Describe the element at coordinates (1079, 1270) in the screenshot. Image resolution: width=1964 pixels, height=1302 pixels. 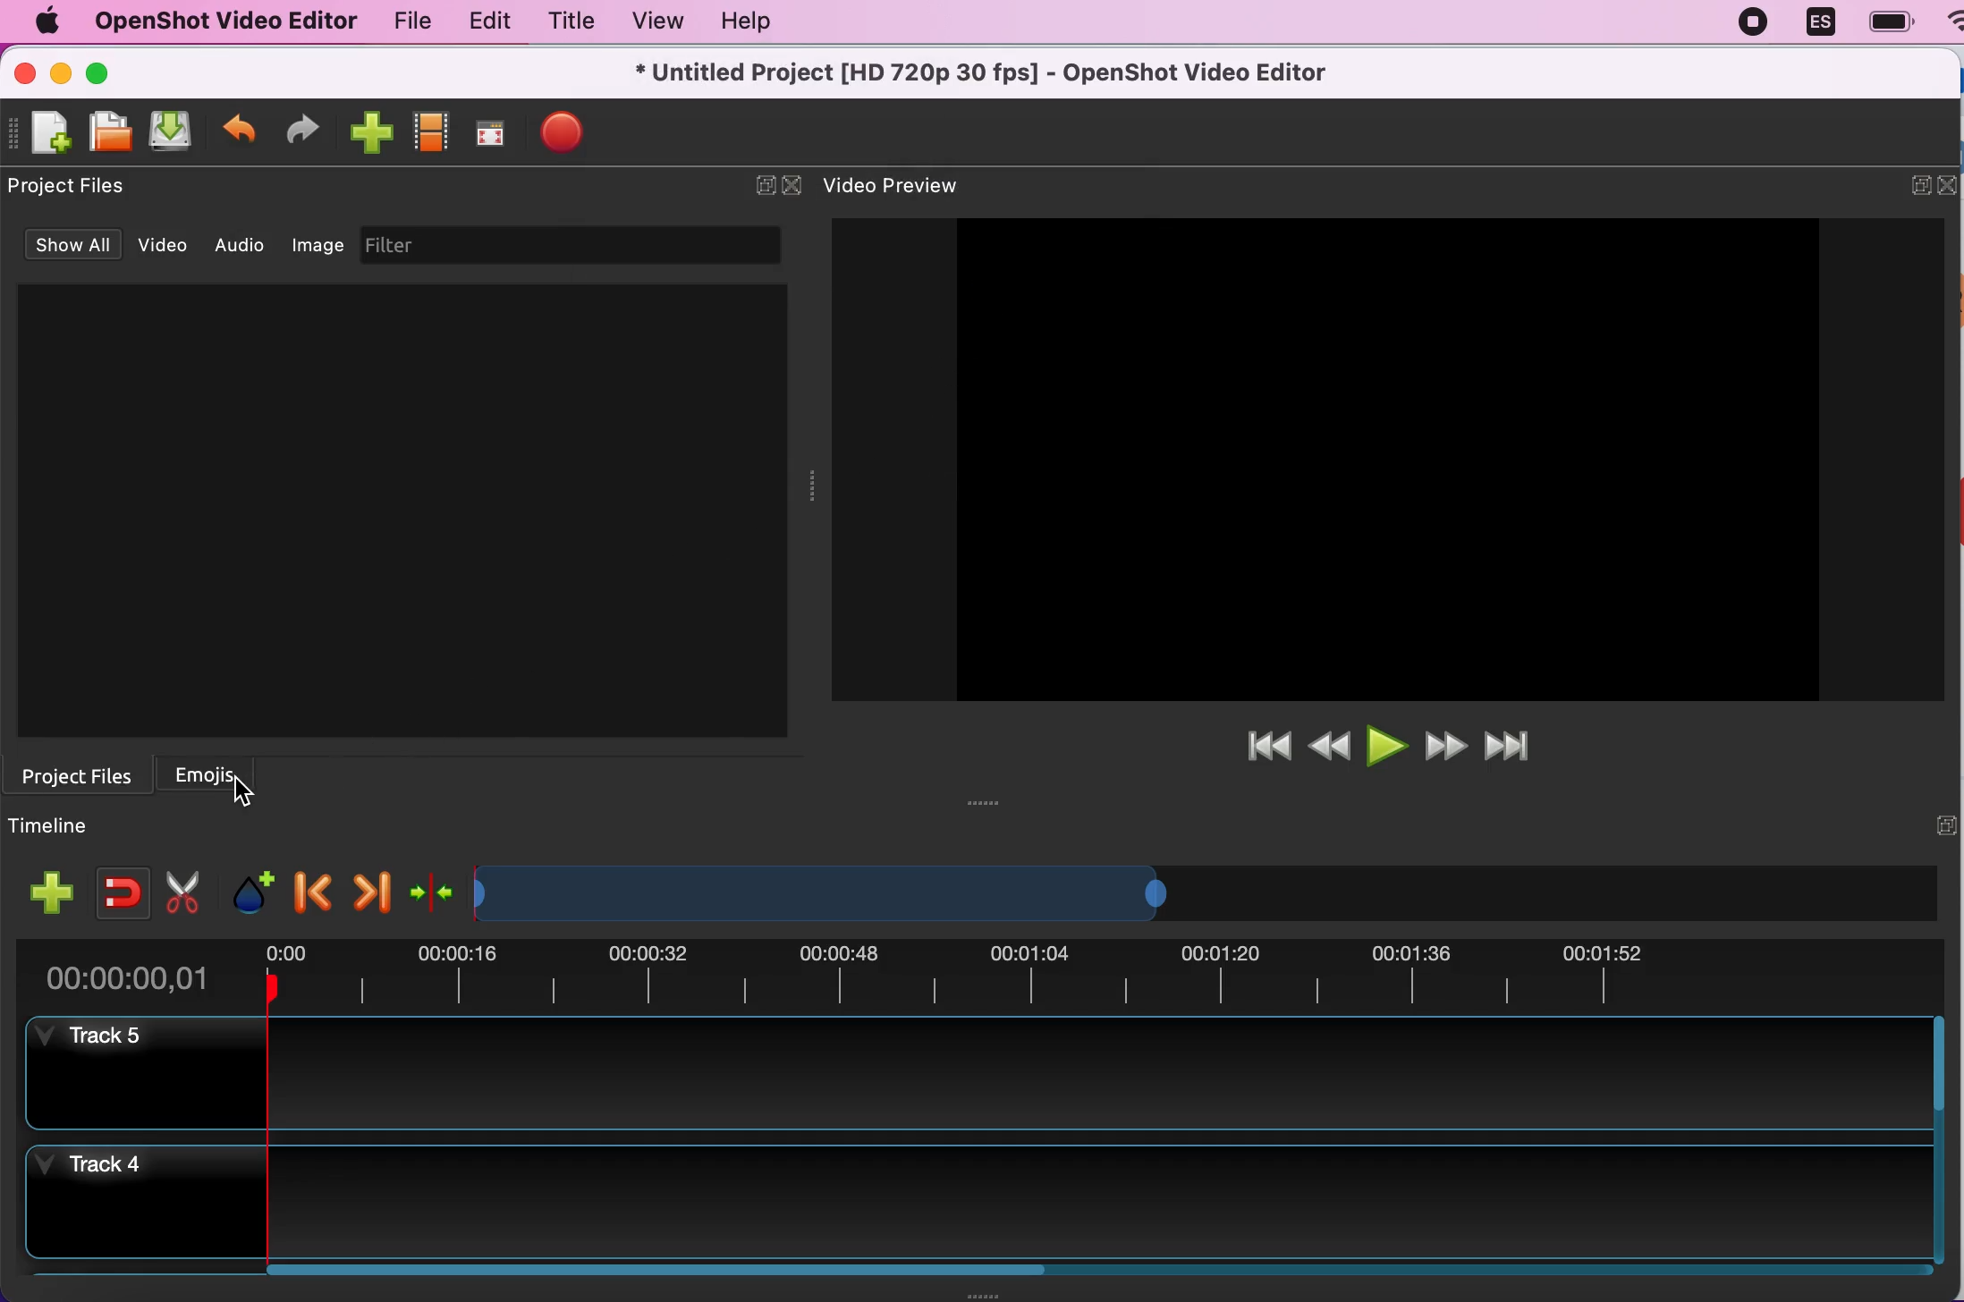
I see `Horizontal slide bar` at that location.